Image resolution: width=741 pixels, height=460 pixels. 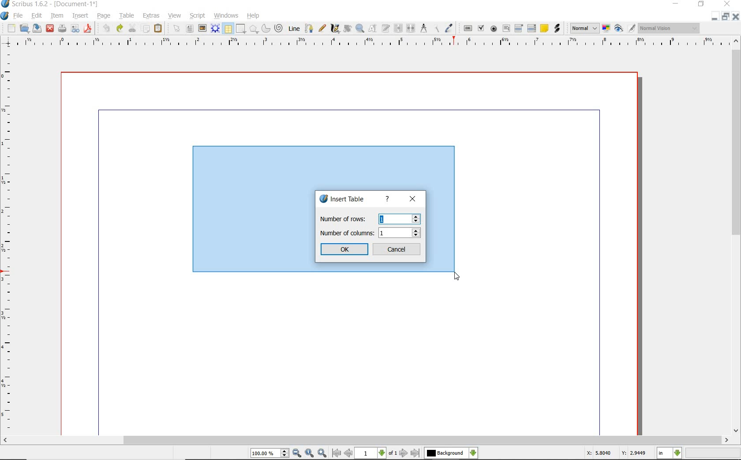 I want to click on measurements, so click(x=424, y=28).